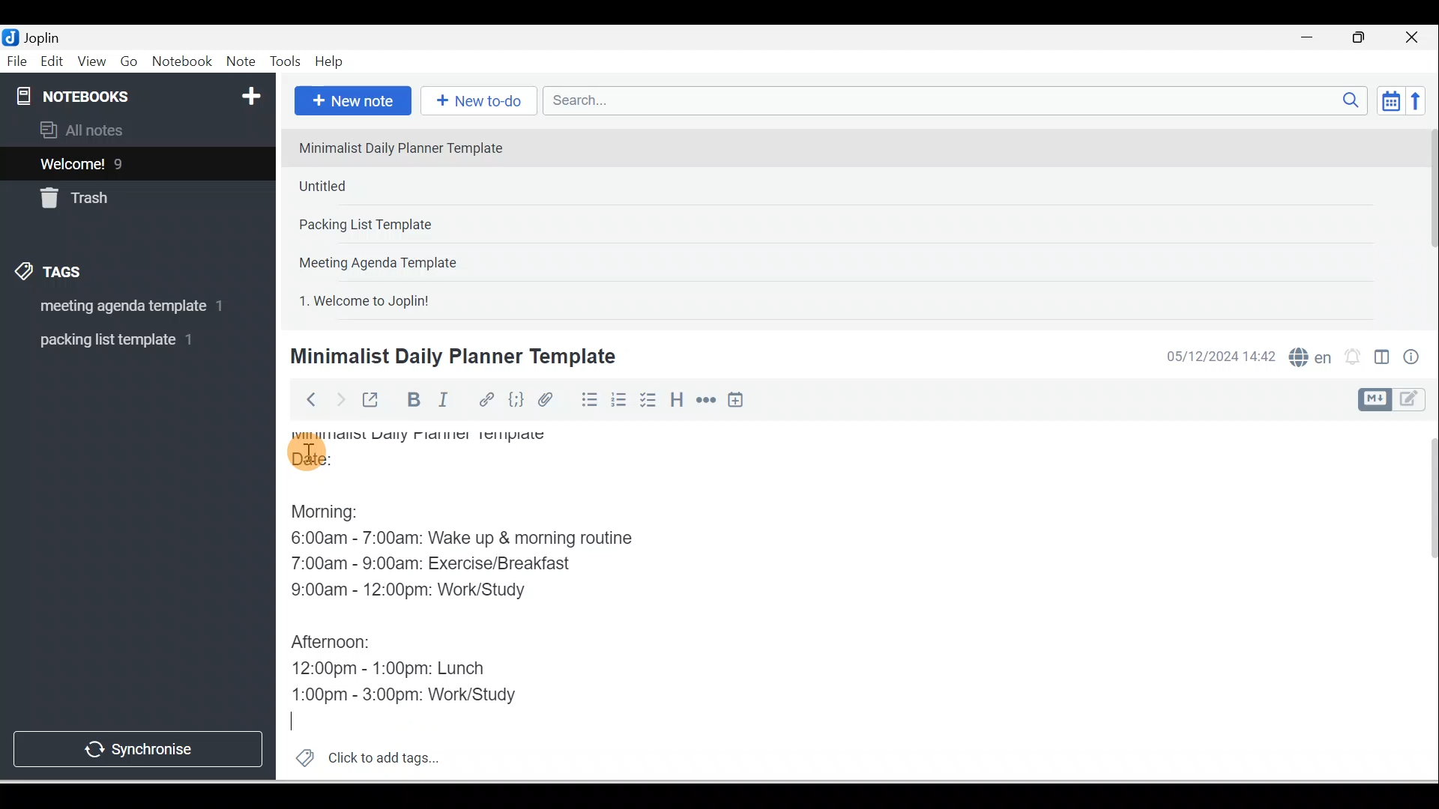 Image resolution: width=1439 pixels, height=809 pixels. Describe the element at coordinates (1423, 601) in the screenshot. I see `Scroll bar` at that location.